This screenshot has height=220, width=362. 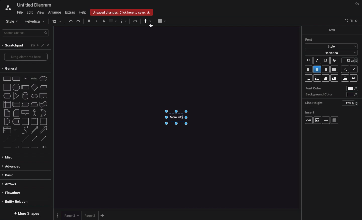 What do you see at coordinates (44, 130) in the screenshot?
I see `arrow` at bounding box center [44, 130].